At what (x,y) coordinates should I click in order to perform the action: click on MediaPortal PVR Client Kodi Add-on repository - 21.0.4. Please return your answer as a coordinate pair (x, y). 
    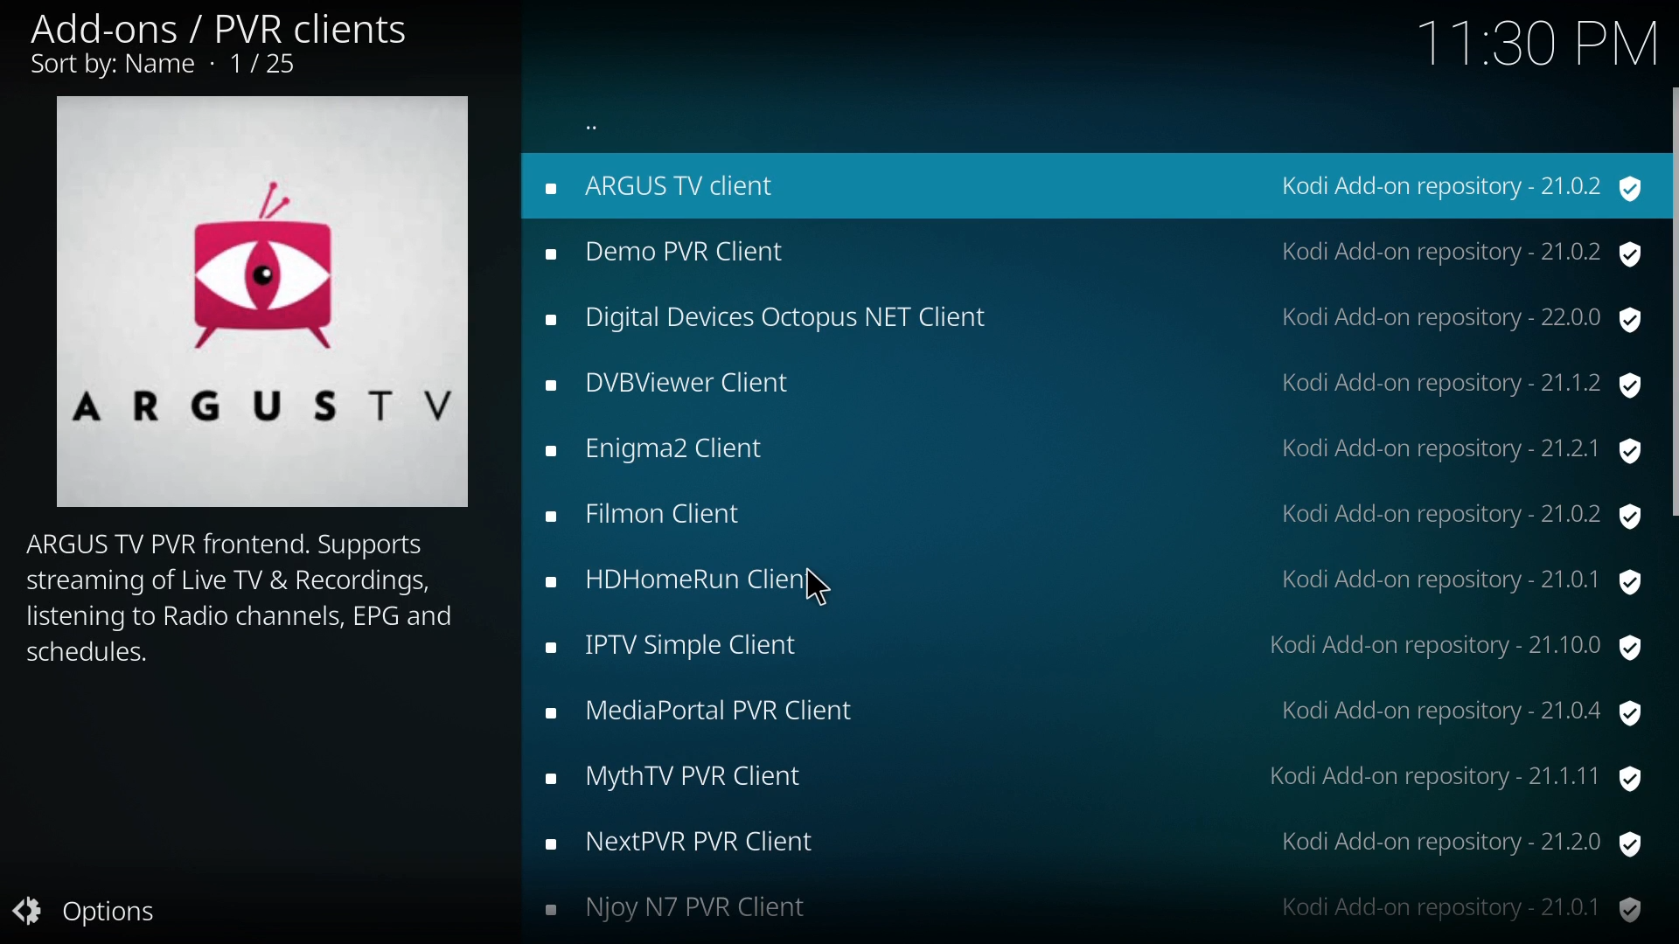
    Looking at the image, I should click on (1093, 711).